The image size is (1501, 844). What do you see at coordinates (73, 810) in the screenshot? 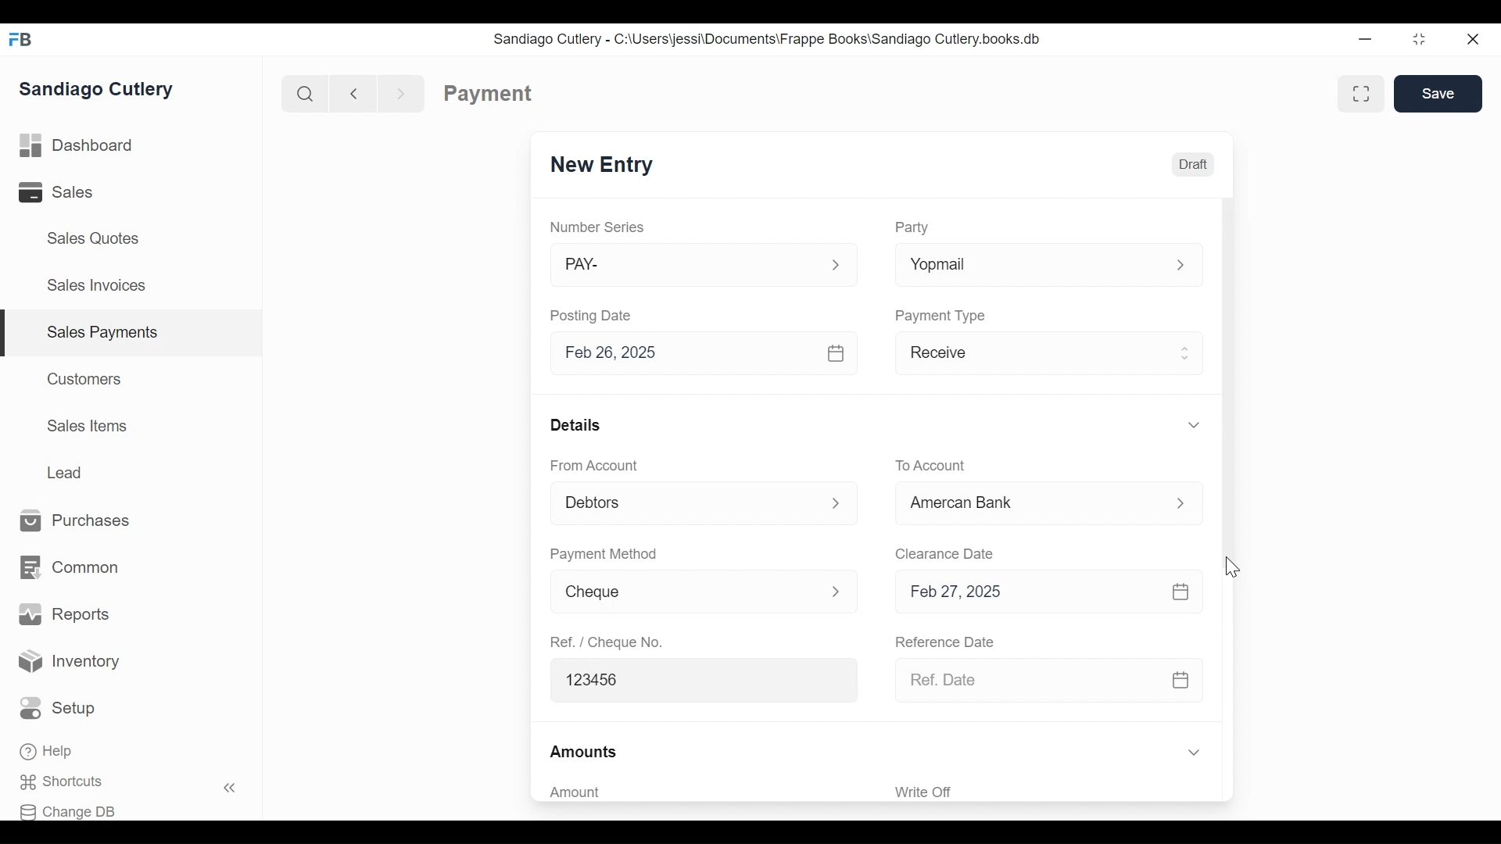
I see `Change DB` at bounding box center [73, 810].